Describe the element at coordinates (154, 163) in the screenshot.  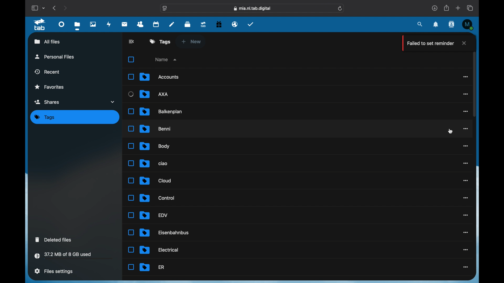
I see `file` at that location.